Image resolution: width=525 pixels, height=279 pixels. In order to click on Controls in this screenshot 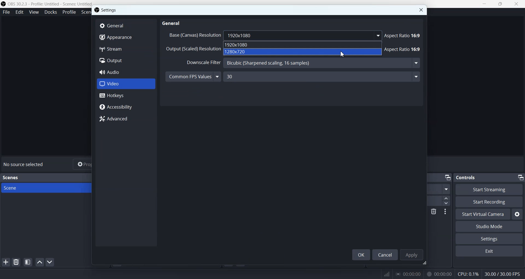, I will do `click(468, 177)`.